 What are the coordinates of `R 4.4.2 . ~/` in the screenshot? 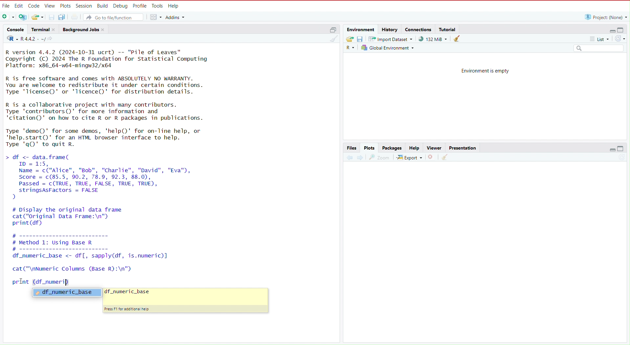 It's located at (33, 38).